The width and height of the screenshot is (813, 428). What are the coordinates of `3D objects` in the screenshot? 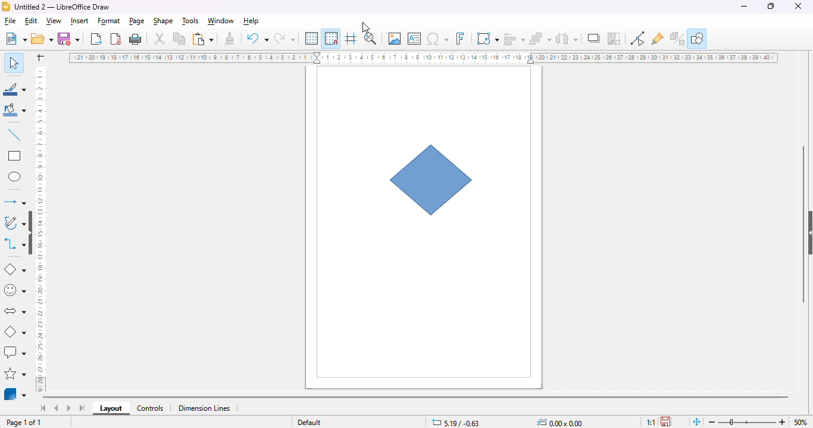 It's located at (15, 394).